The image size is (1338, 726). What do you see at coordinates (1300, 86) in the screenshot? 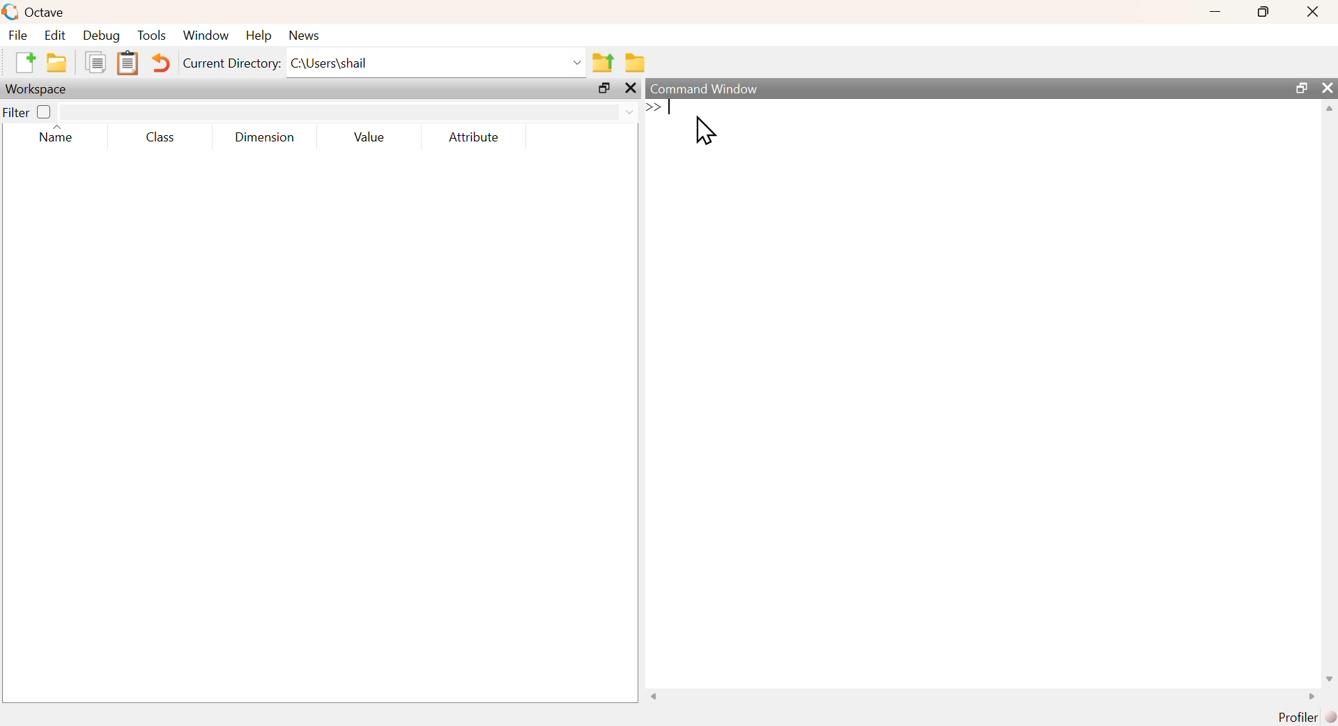
I see `maximize` at bounding box center [1300, 86].